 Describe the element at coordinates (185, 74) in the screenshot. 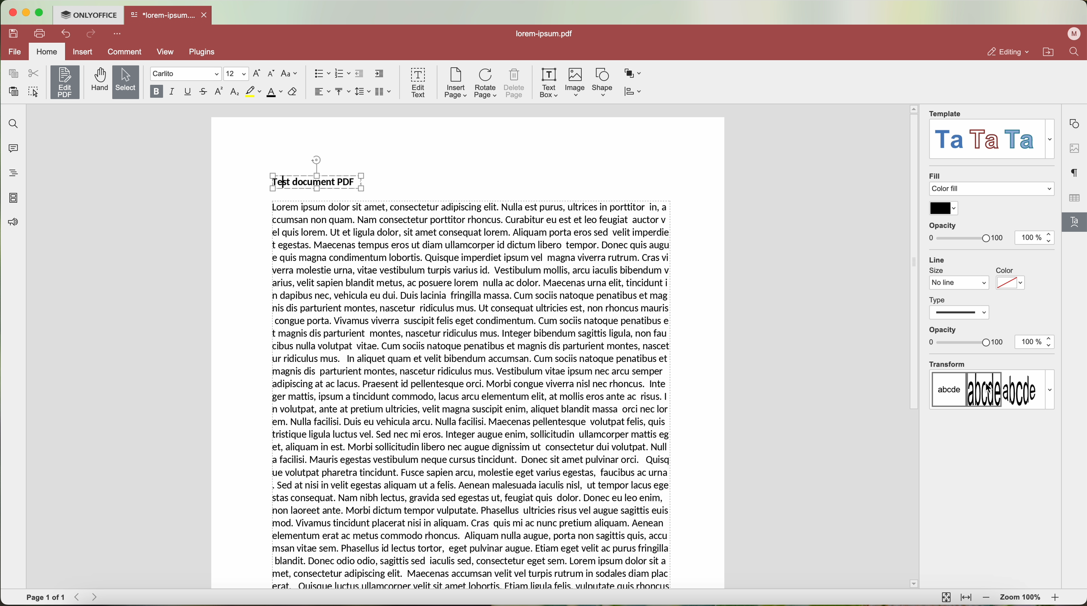

I see `font type` at that location.